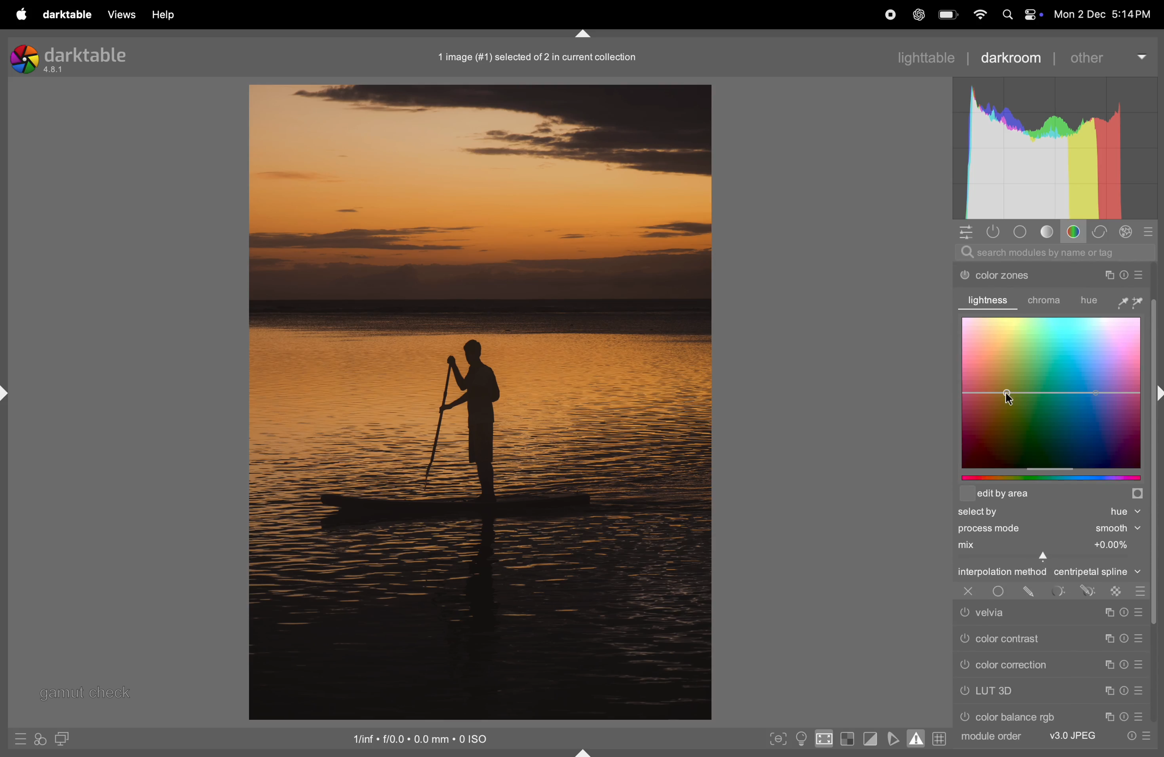  I want to click on darkroom, so click(1016, 58).